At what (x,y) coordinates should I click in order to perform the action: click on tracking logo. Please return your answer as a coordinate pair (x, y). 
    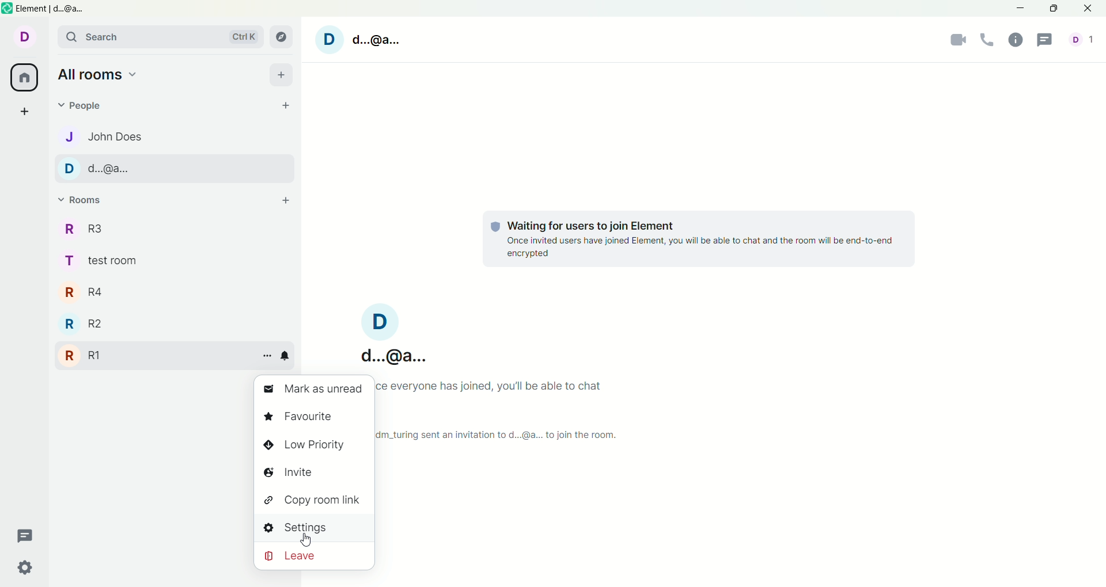
    Looking at the image, I should click on (492, 225).